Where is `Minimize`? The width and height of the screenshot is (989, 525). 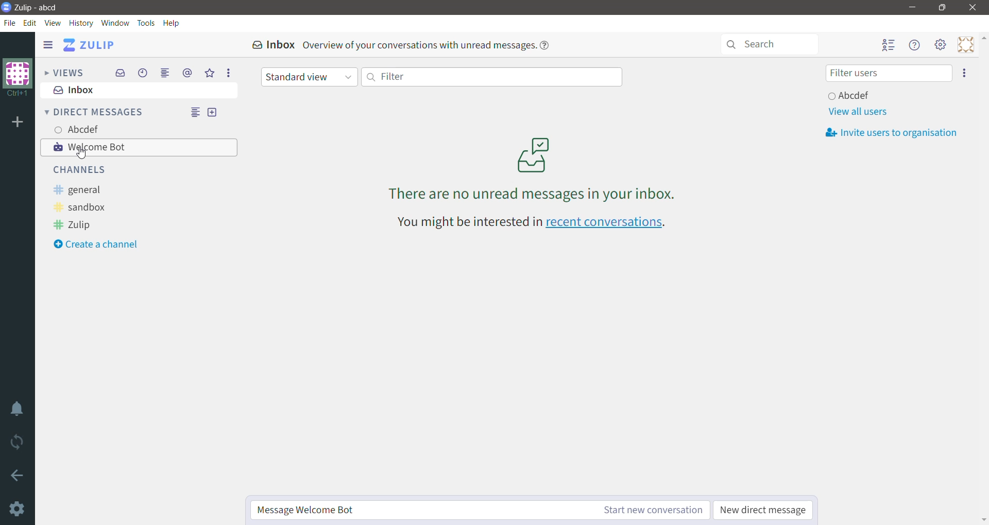 Minimize is located at coordinates (911, 7).